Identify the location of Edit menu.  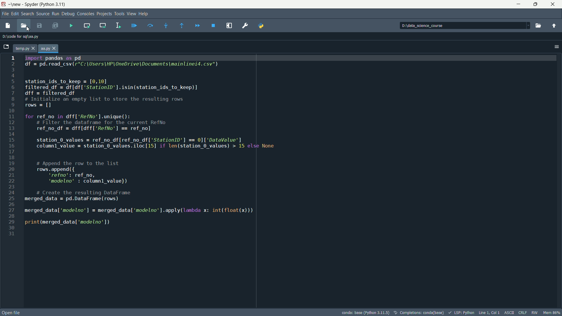
(15, 14).